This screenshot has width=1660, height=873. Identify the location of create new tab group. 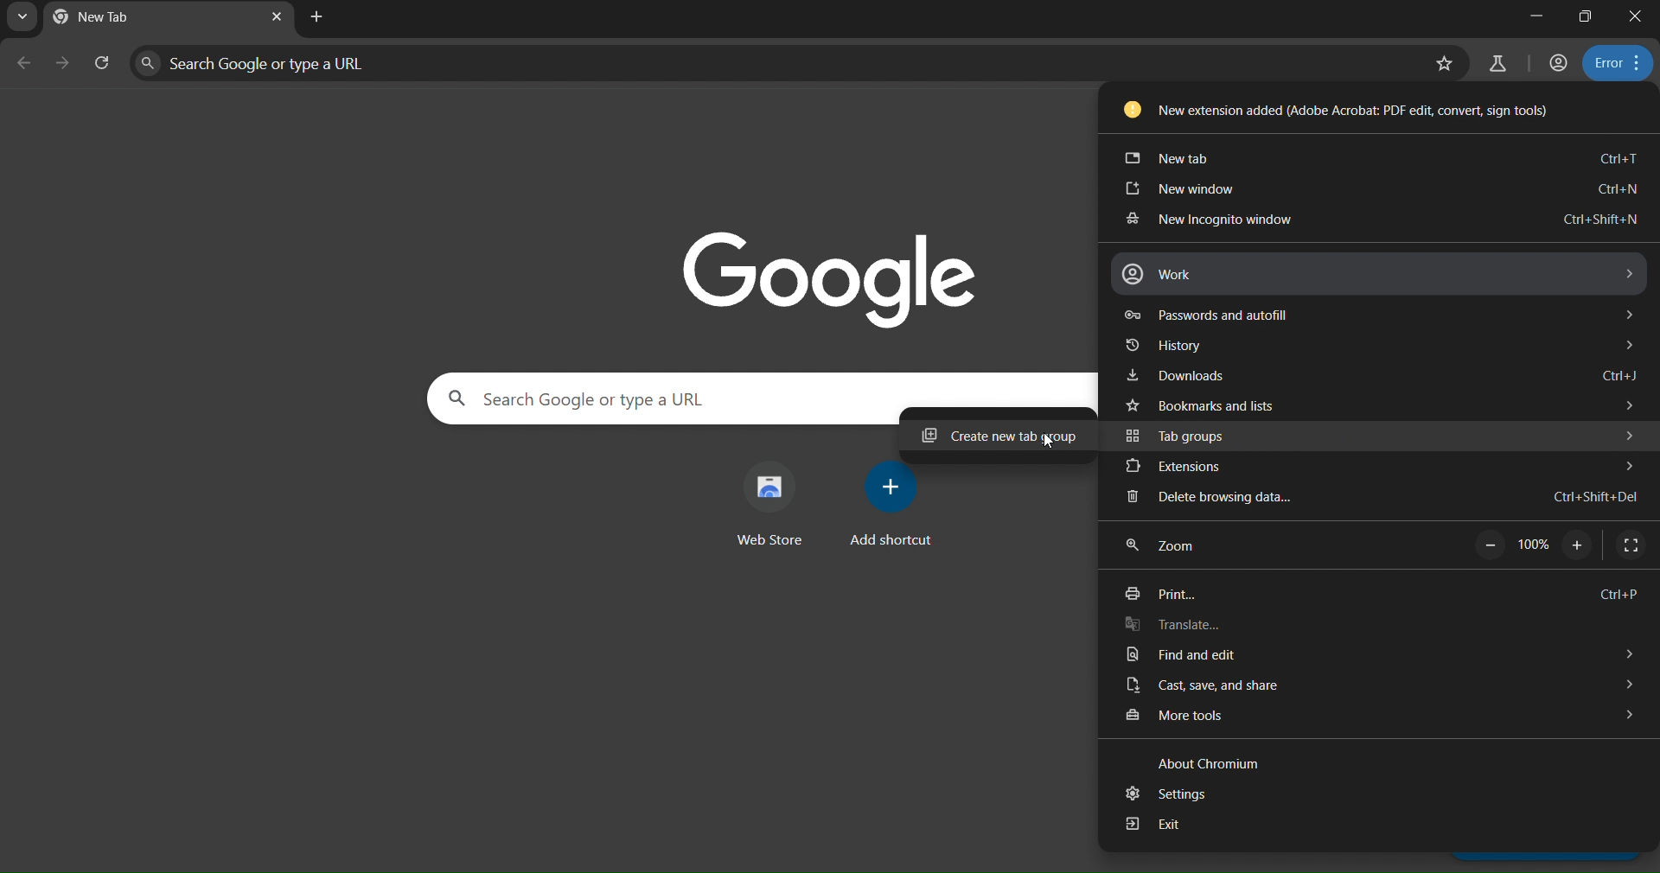
(990, 435).